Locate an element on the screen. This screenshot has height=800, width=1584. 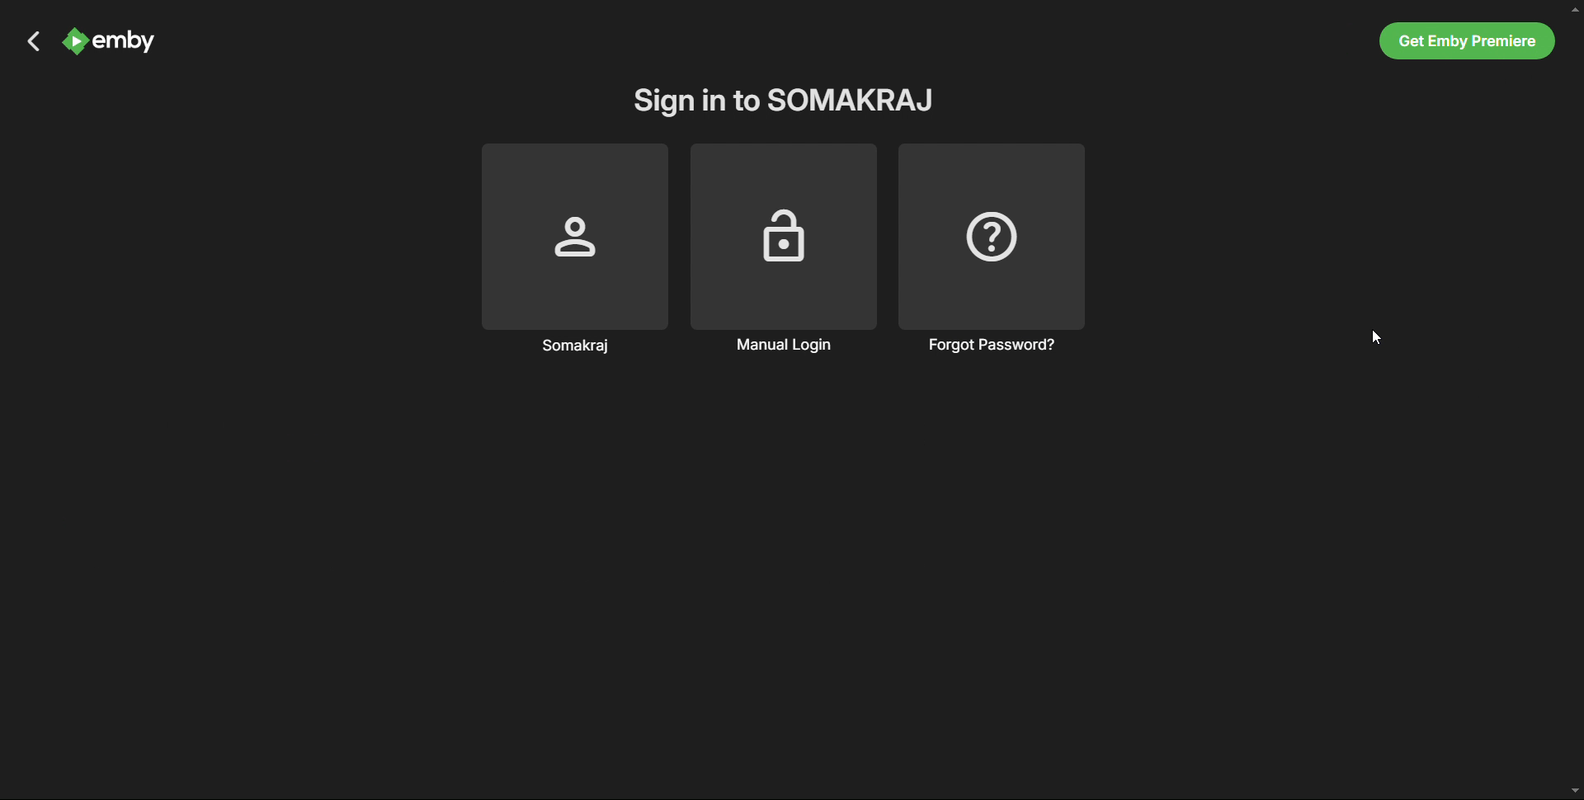
manual login is located at coordinates (784, 250).